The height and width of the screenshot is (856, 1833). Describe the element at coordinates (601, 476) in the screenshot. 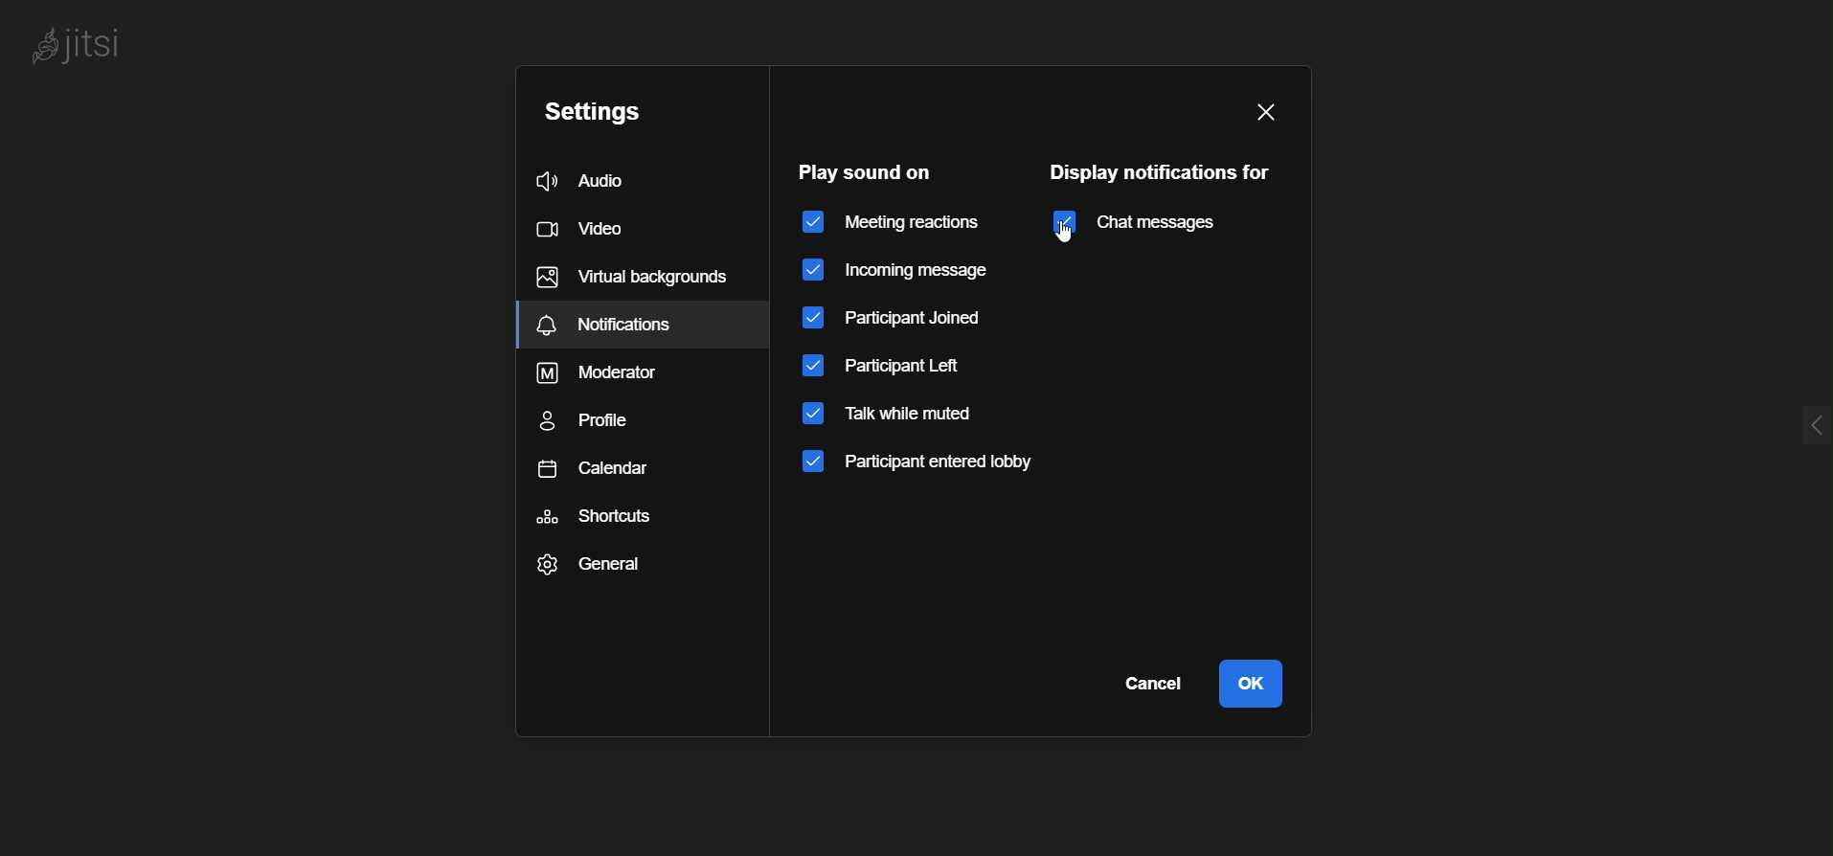

I see `calendar` at that location.